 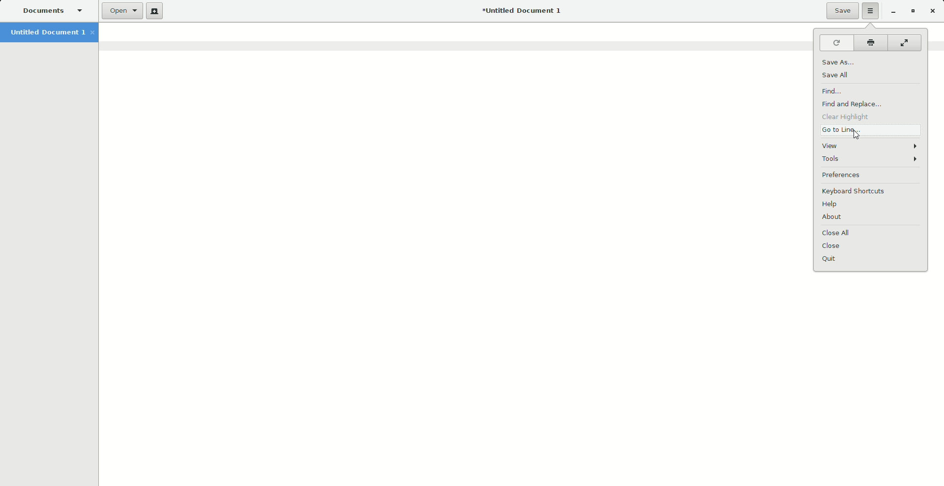 I want to click on Restore, so click(x=912, y=11).